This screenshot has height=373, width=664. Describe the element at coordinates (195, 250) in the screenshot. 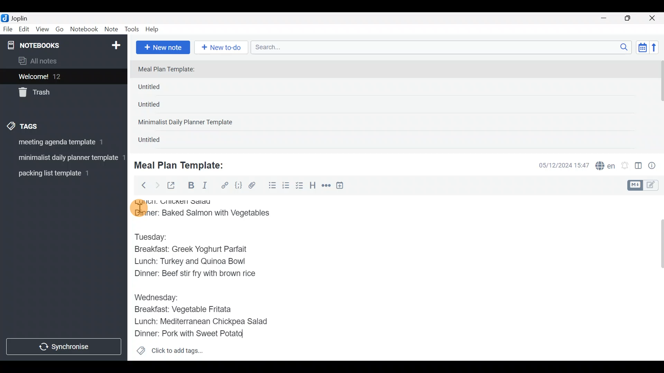

I see `Breakfast: Greek Yoghurt Parfait` at that location.